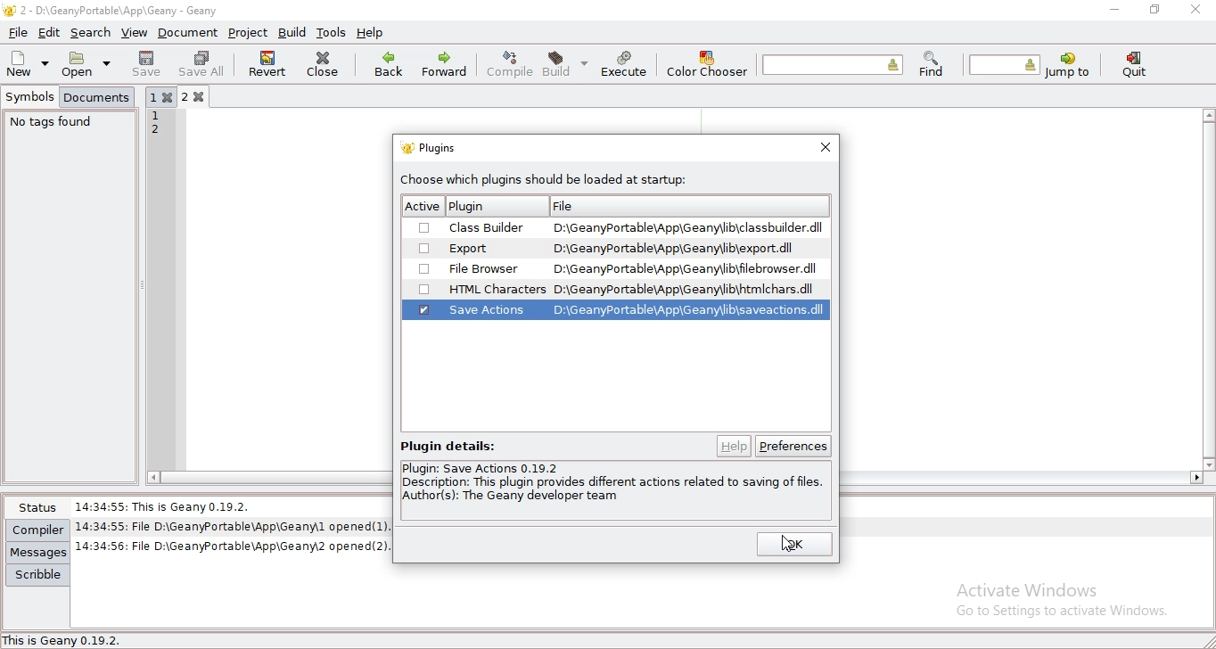 The width and height of the screenshot is (1216, 649). Describe the element at coordinates (1138, 65) in the screenshot. I see `quit` at that location.